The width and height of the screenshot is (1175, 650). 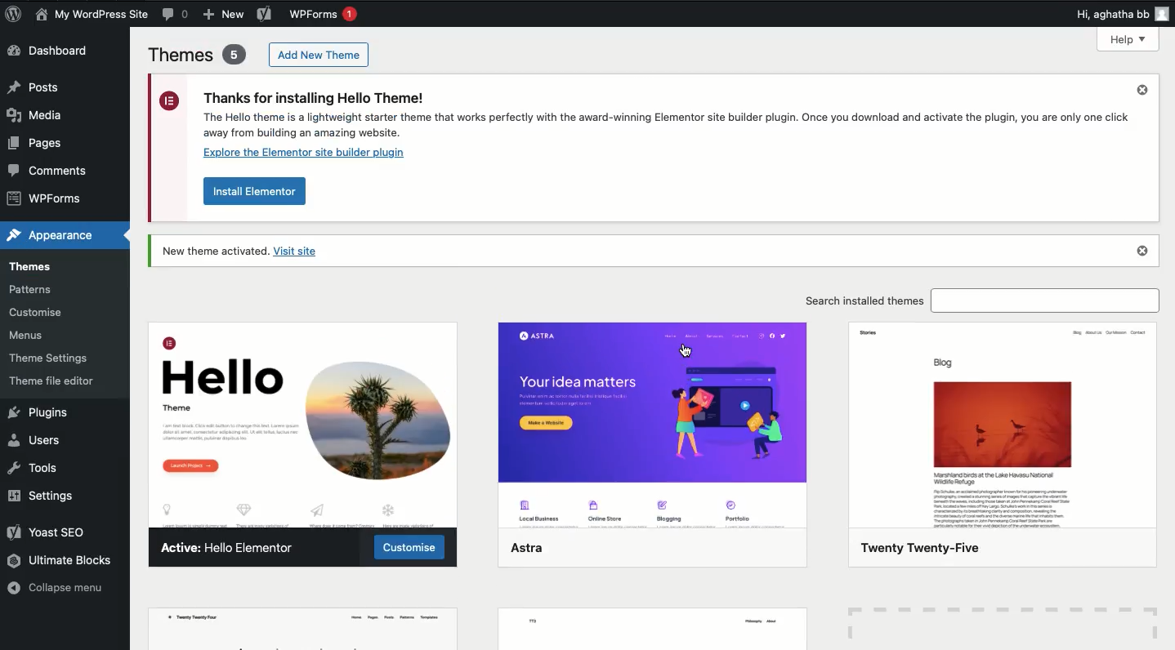 I want to click on Plugins, so click(x=39, y=415).